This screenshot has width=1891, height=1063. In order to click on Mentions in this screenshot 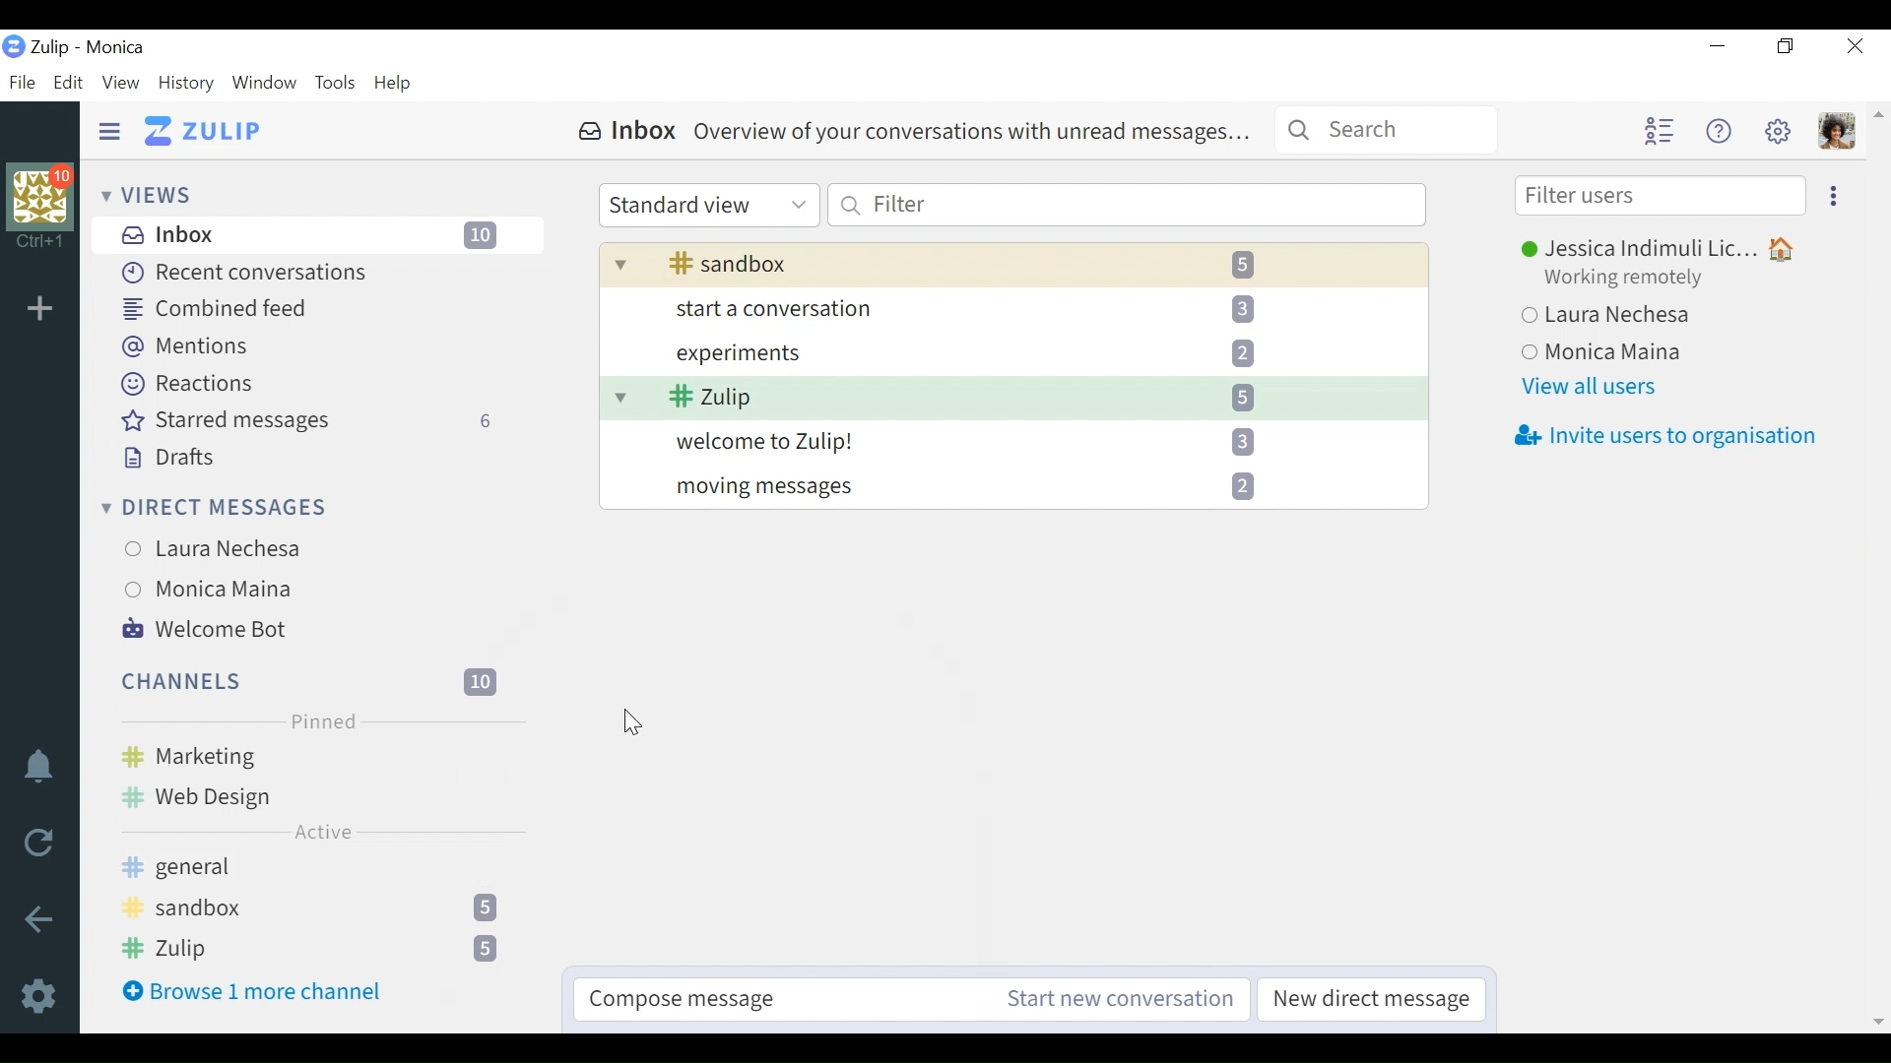, I will do `click(187, 347)`.